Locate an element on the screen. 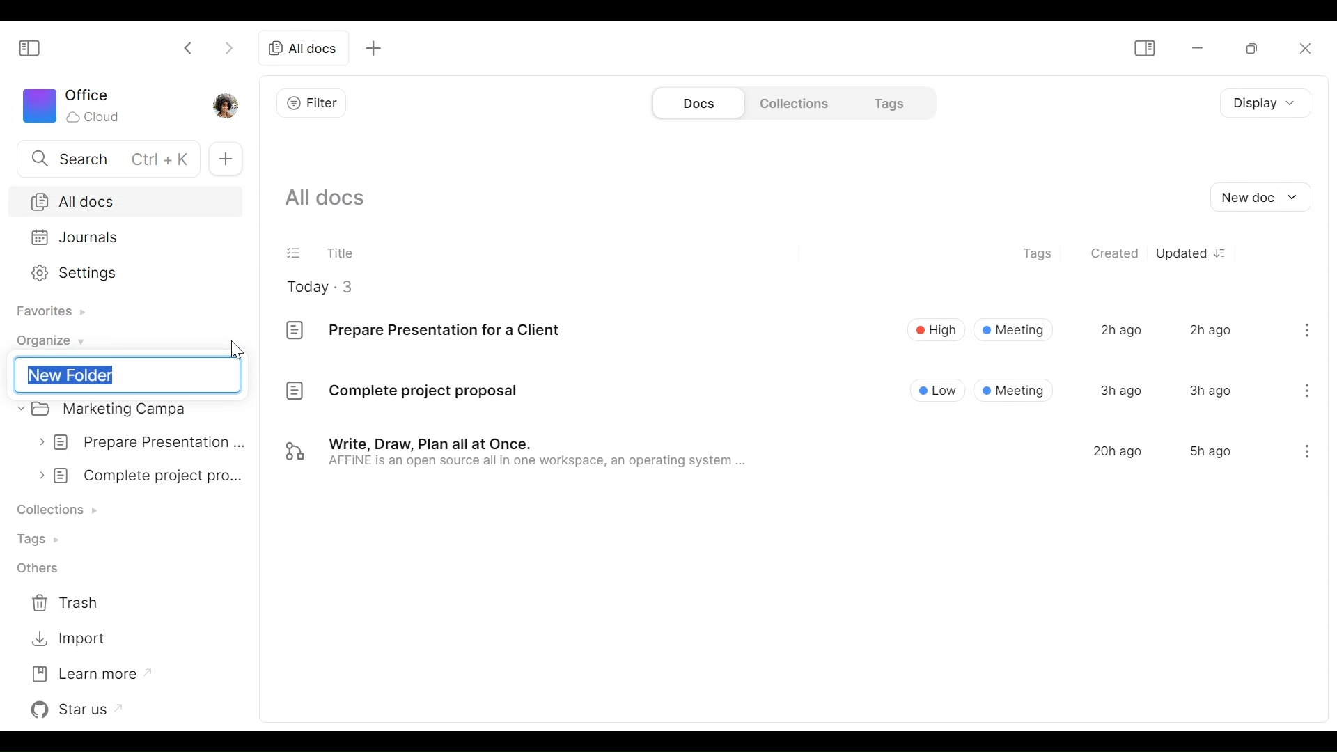  Click to go back is located at coordinates (189, 47).